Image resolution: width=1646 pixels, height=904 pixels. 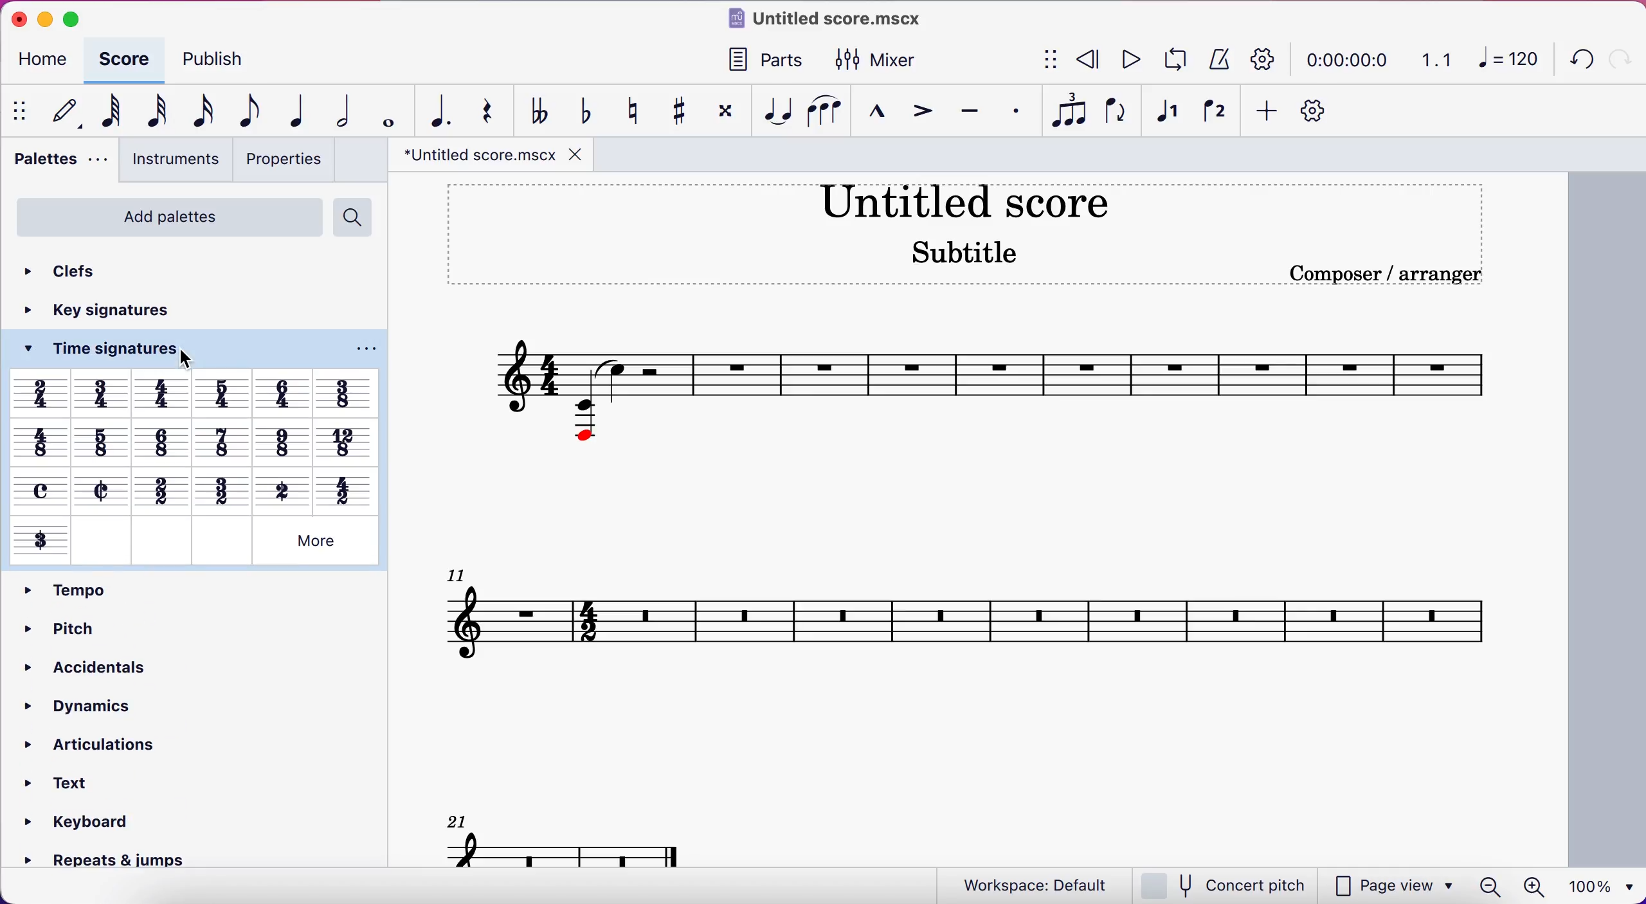 I want to click on workspace: default, so click(x=1040, y=884).